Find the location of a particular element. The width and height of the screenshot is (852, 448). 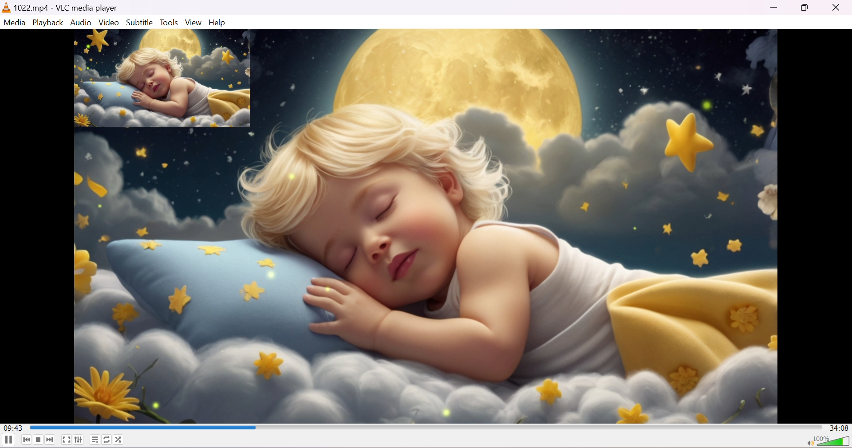

34:08 is located at coordinates (839, 427).